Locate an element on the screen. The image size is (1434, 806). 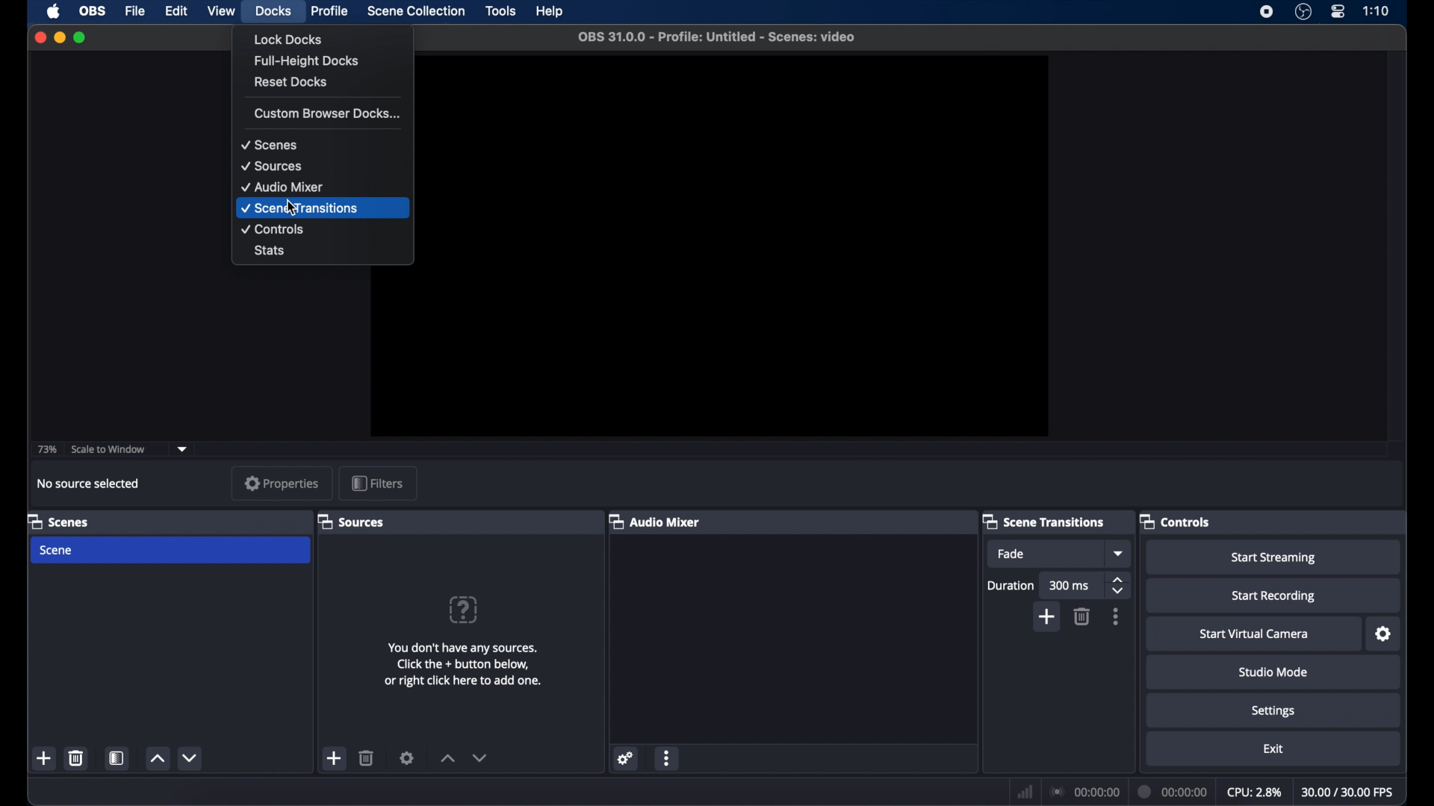
delete is located at coordinates (77, 757).